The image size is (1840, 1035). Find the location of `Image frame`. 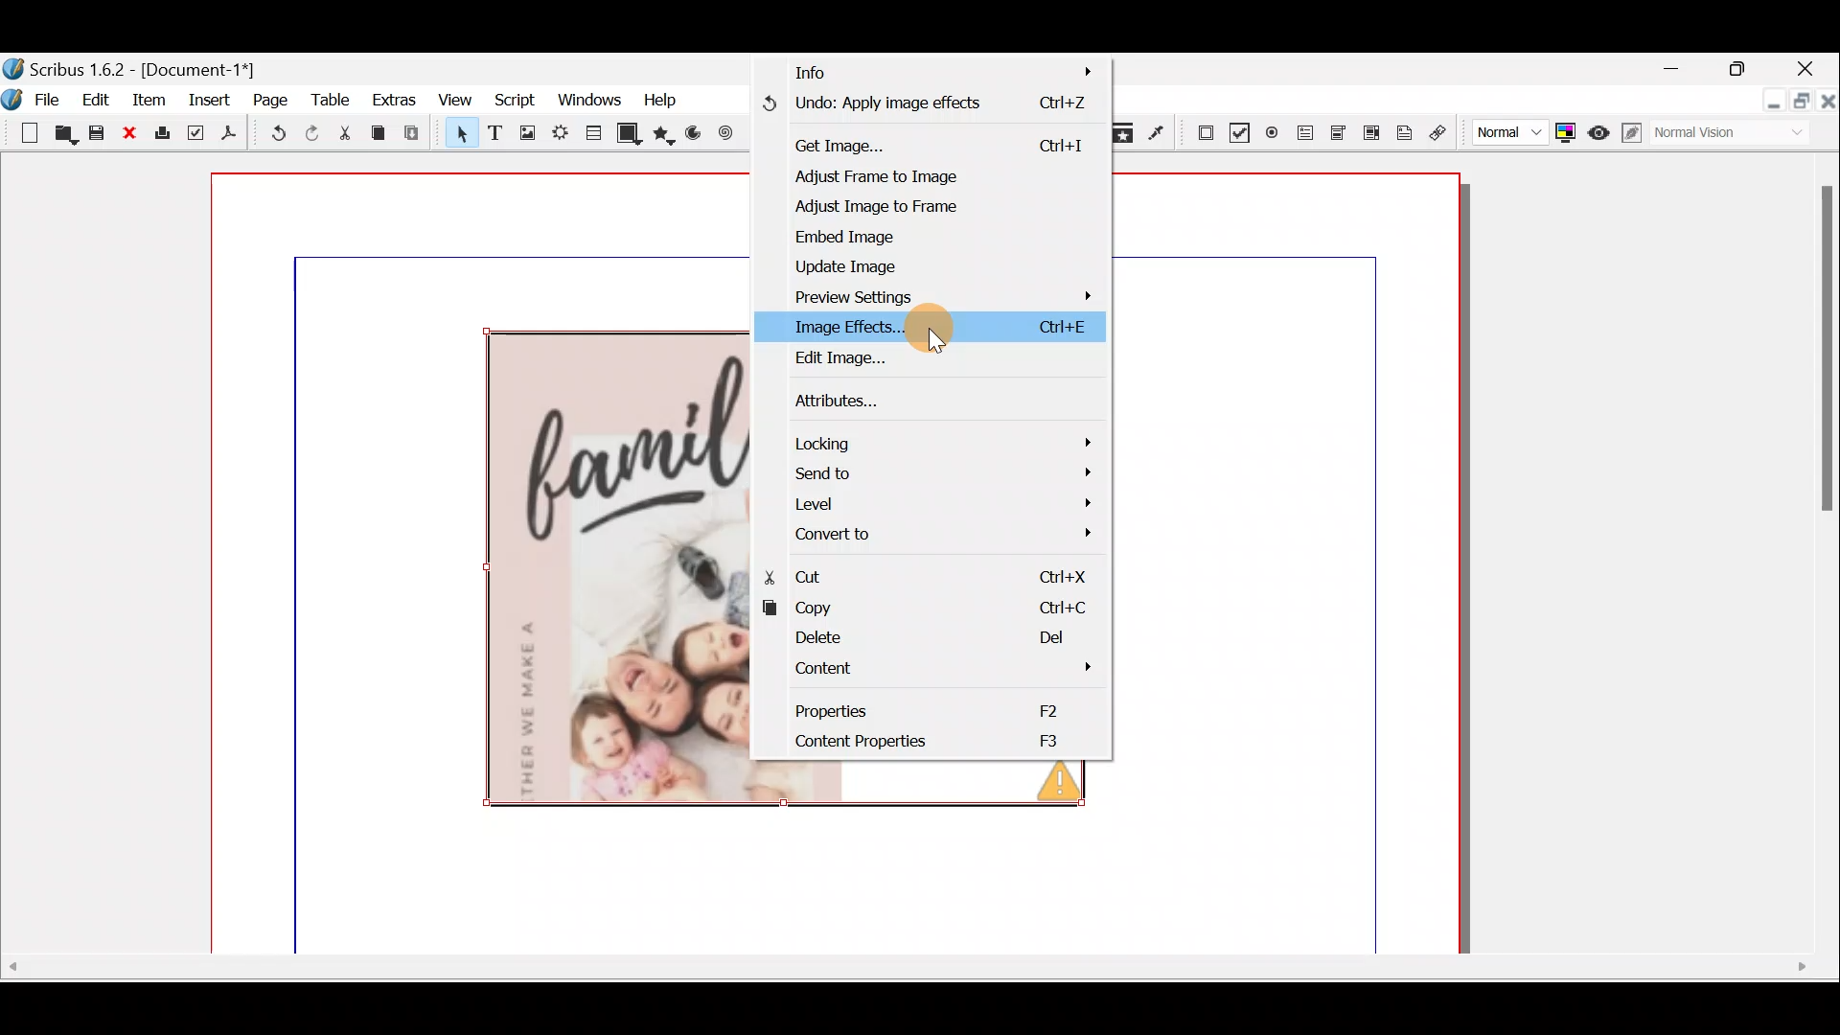

Image frame is located at coordinates (522, 133).